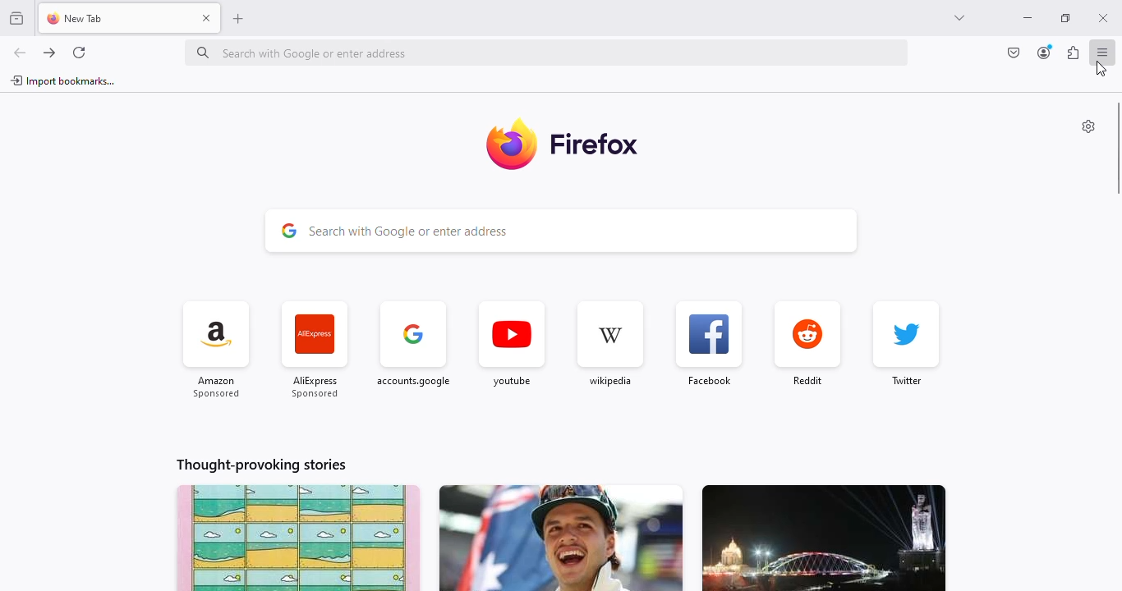 This screenshot has height=591, width=1122. I want to click on amazon, so click(217, 350).